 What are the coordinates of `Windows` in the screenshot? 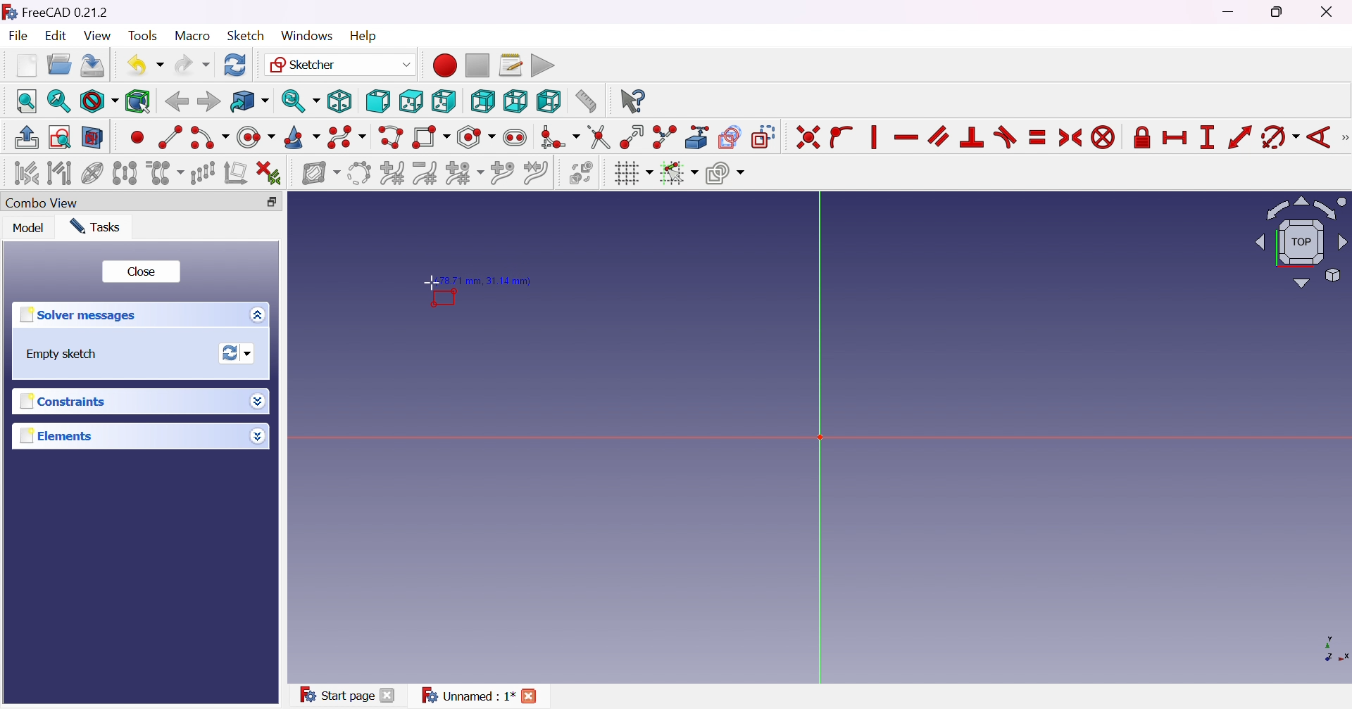 It's located at (307, 36).